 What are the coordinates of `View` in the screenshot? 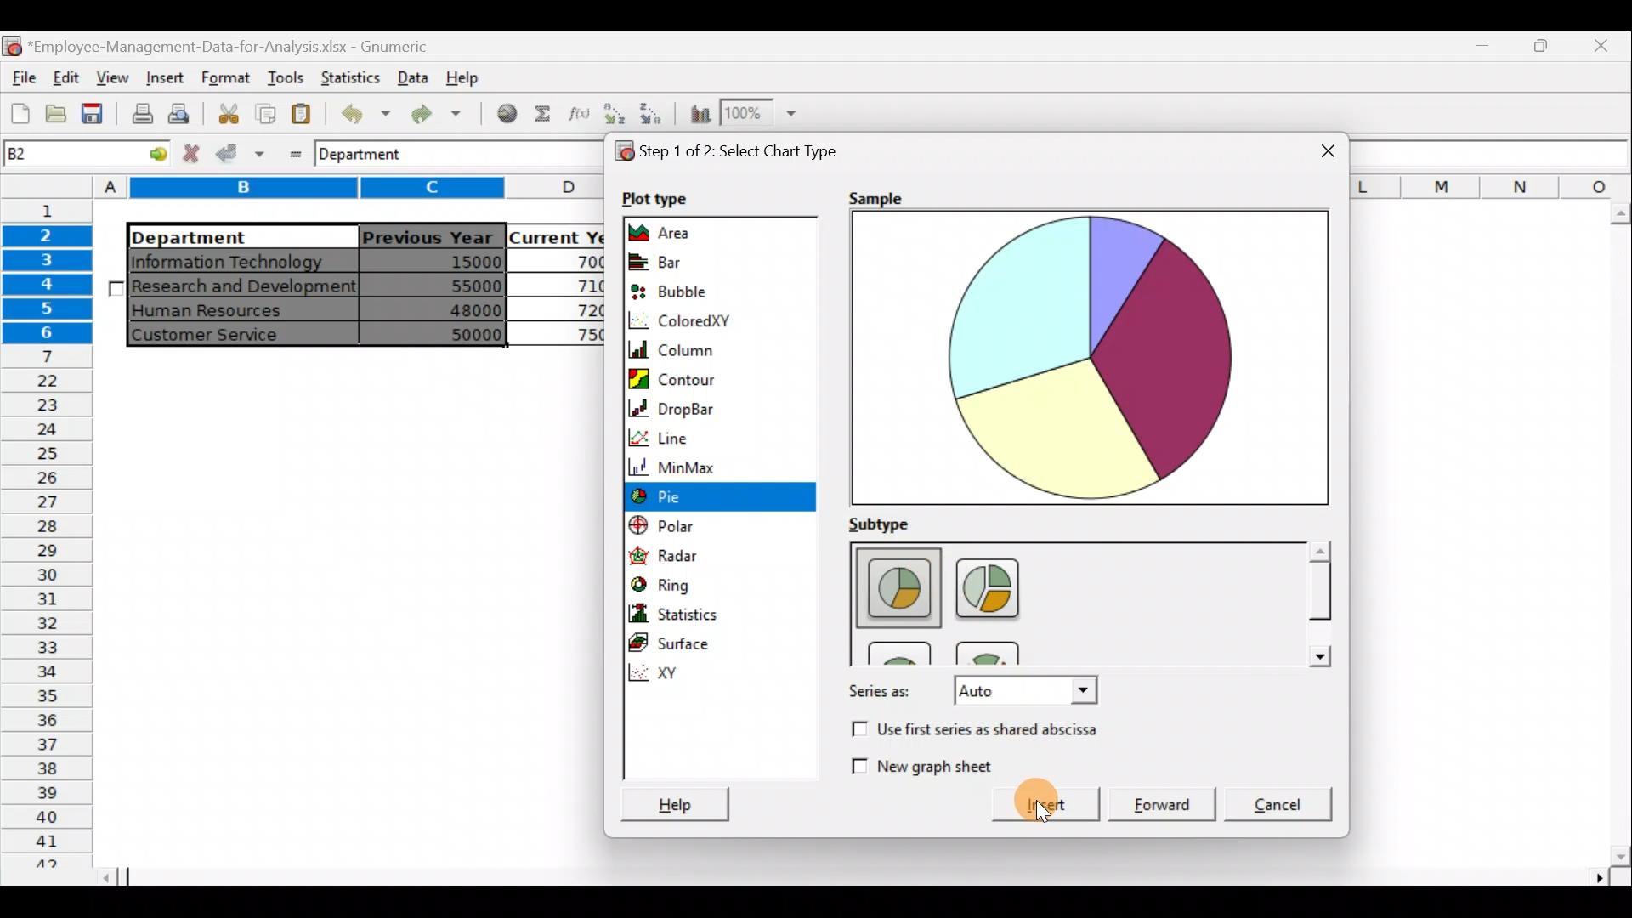 It's located at (116, 76).